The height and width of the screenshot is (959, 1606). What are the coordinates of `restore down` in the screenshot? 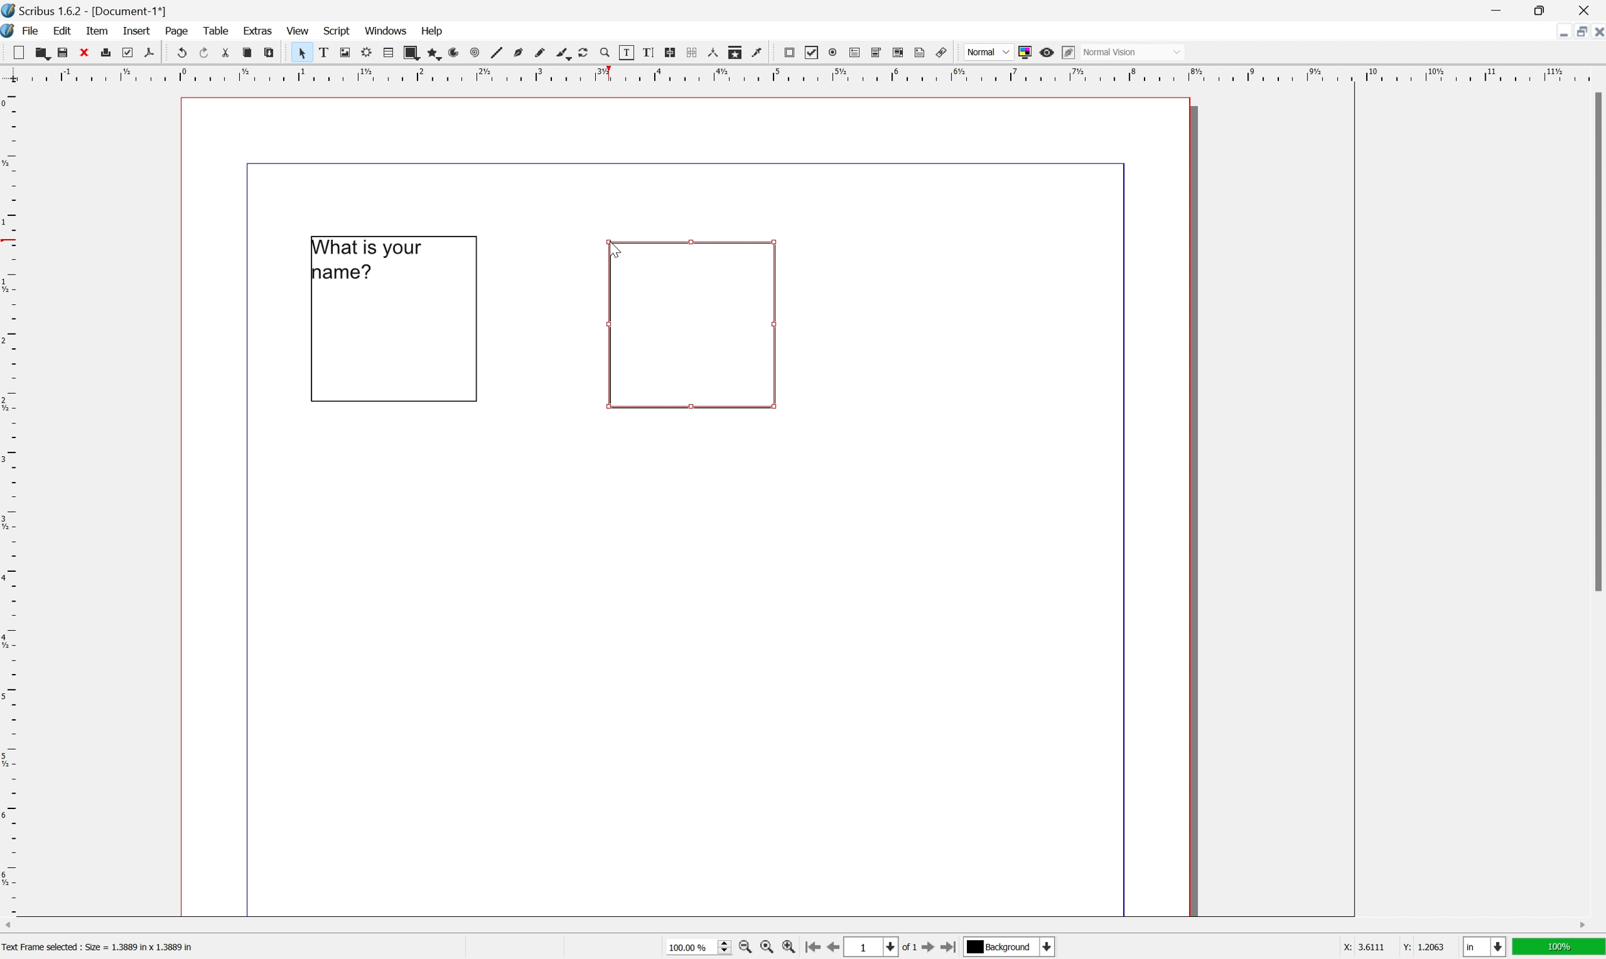 It's located at (1544, 10).